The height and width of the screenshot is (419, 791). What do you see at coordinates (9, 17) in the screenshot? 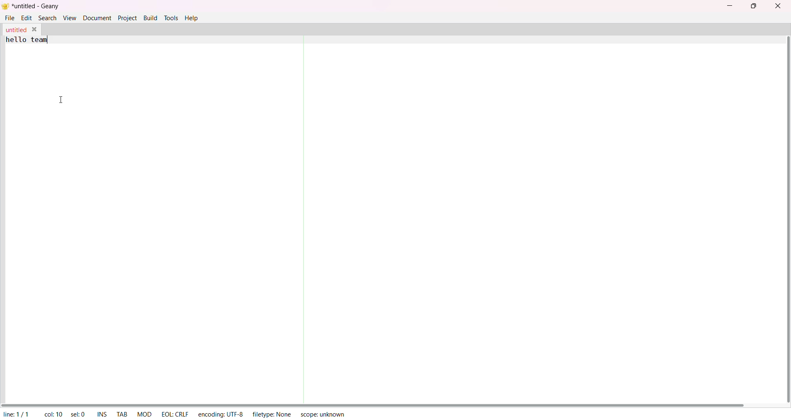
I see `file` at bounding box center [9, 17].